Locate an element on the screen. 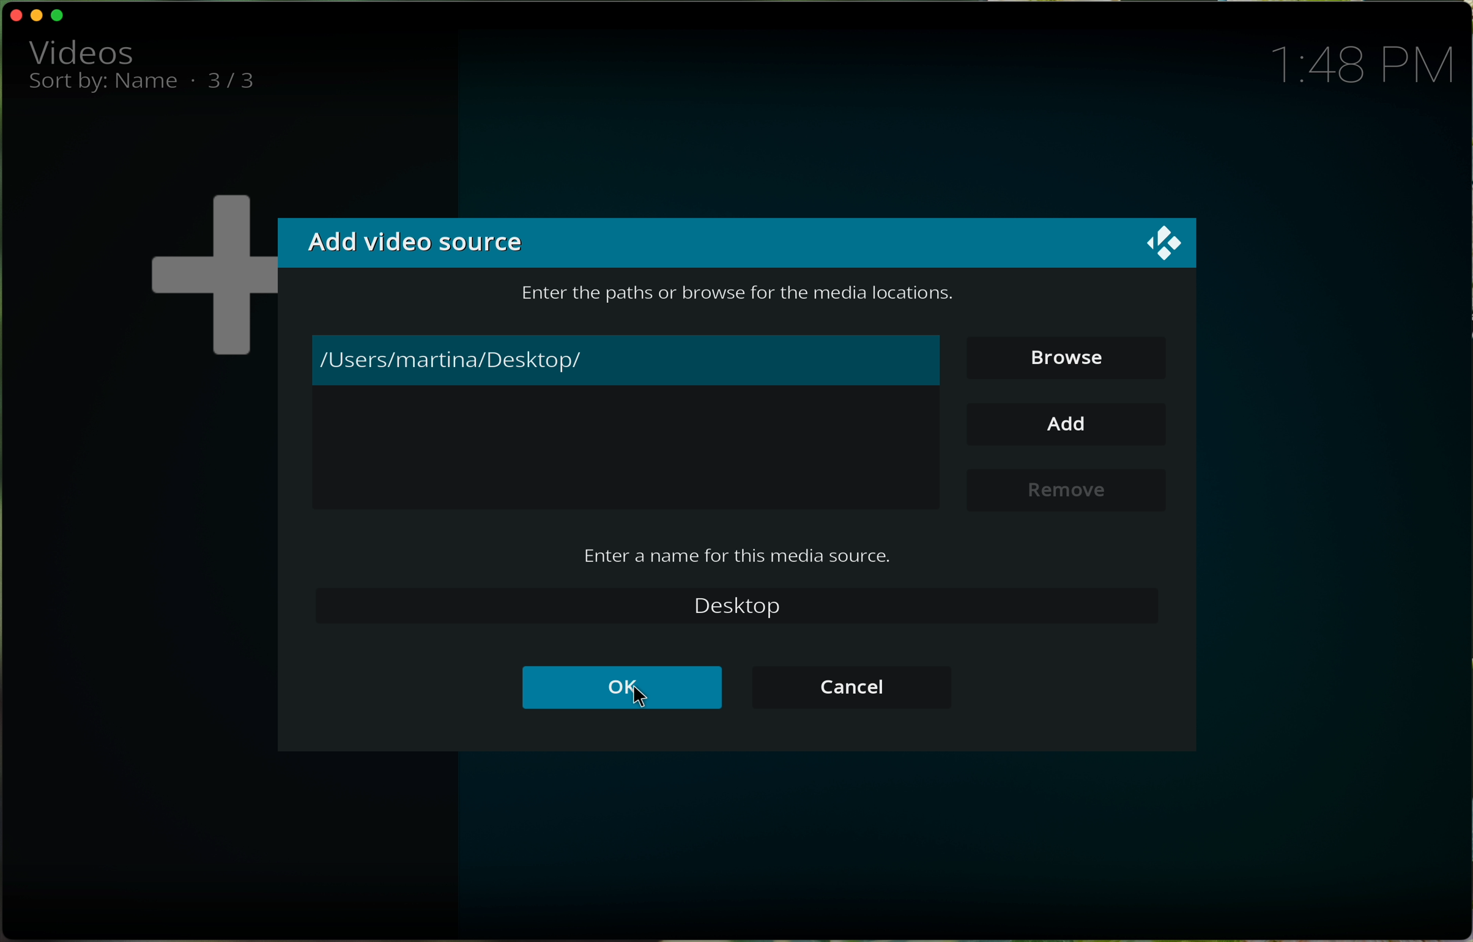 The height and width of the screenshot is (942, 1473). sort by name is located at coordinates (104, 86).